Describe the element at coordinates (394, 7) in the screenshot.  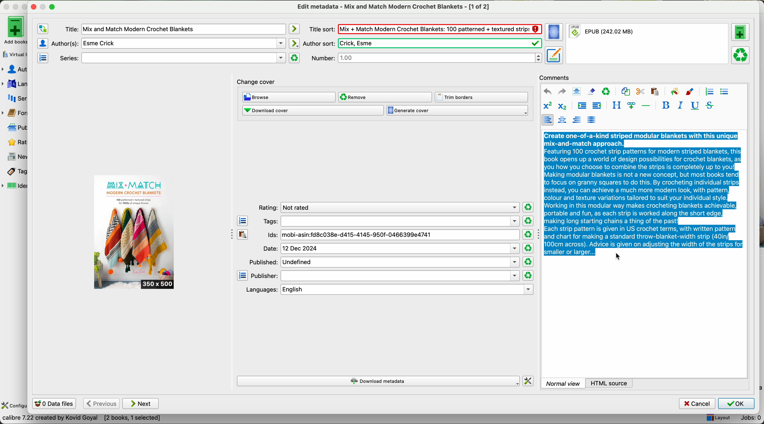
I see `edit metadata` at that location.